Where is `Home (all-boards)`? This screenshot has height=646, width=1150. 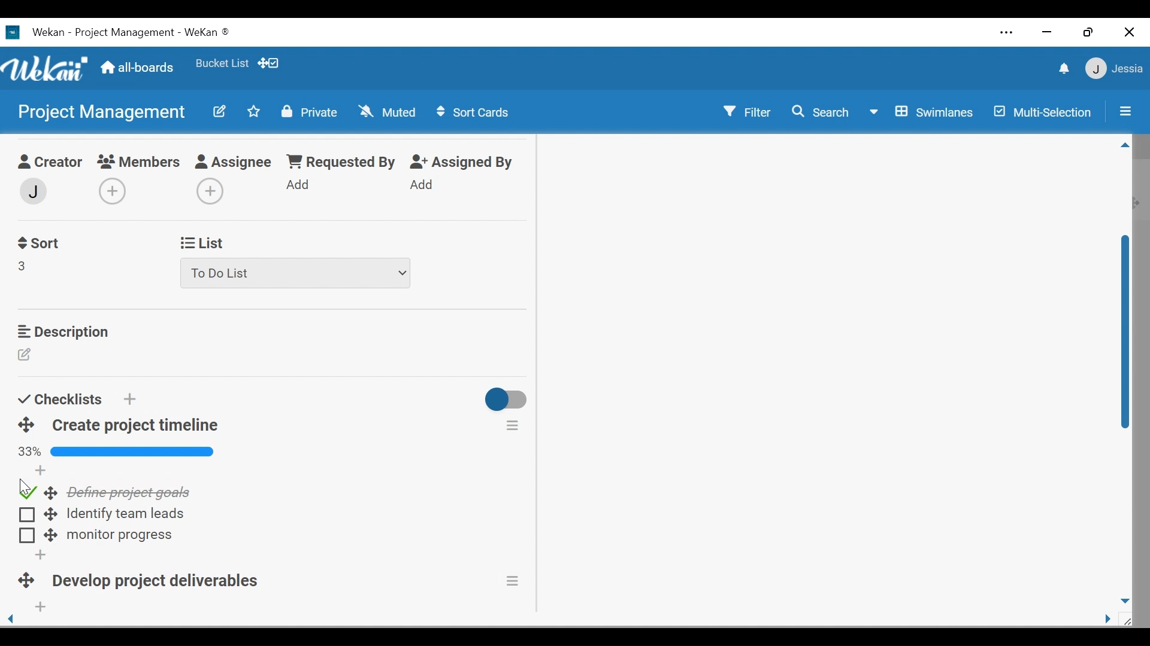
Home (all-boards) is located at coordinates (139, 69).